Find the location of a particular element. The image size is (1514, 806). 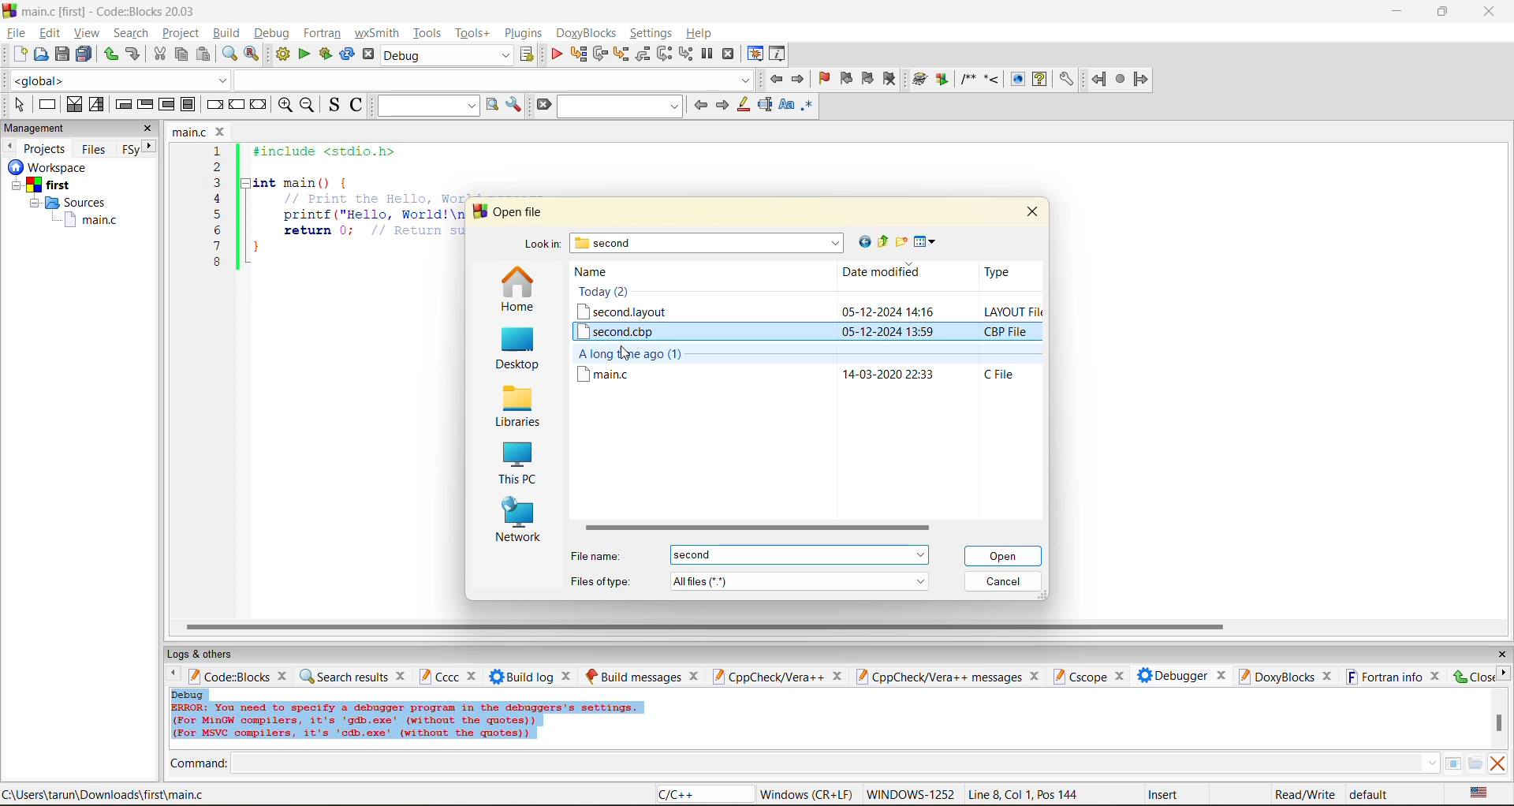

file name is located at coordinates (599, 556).